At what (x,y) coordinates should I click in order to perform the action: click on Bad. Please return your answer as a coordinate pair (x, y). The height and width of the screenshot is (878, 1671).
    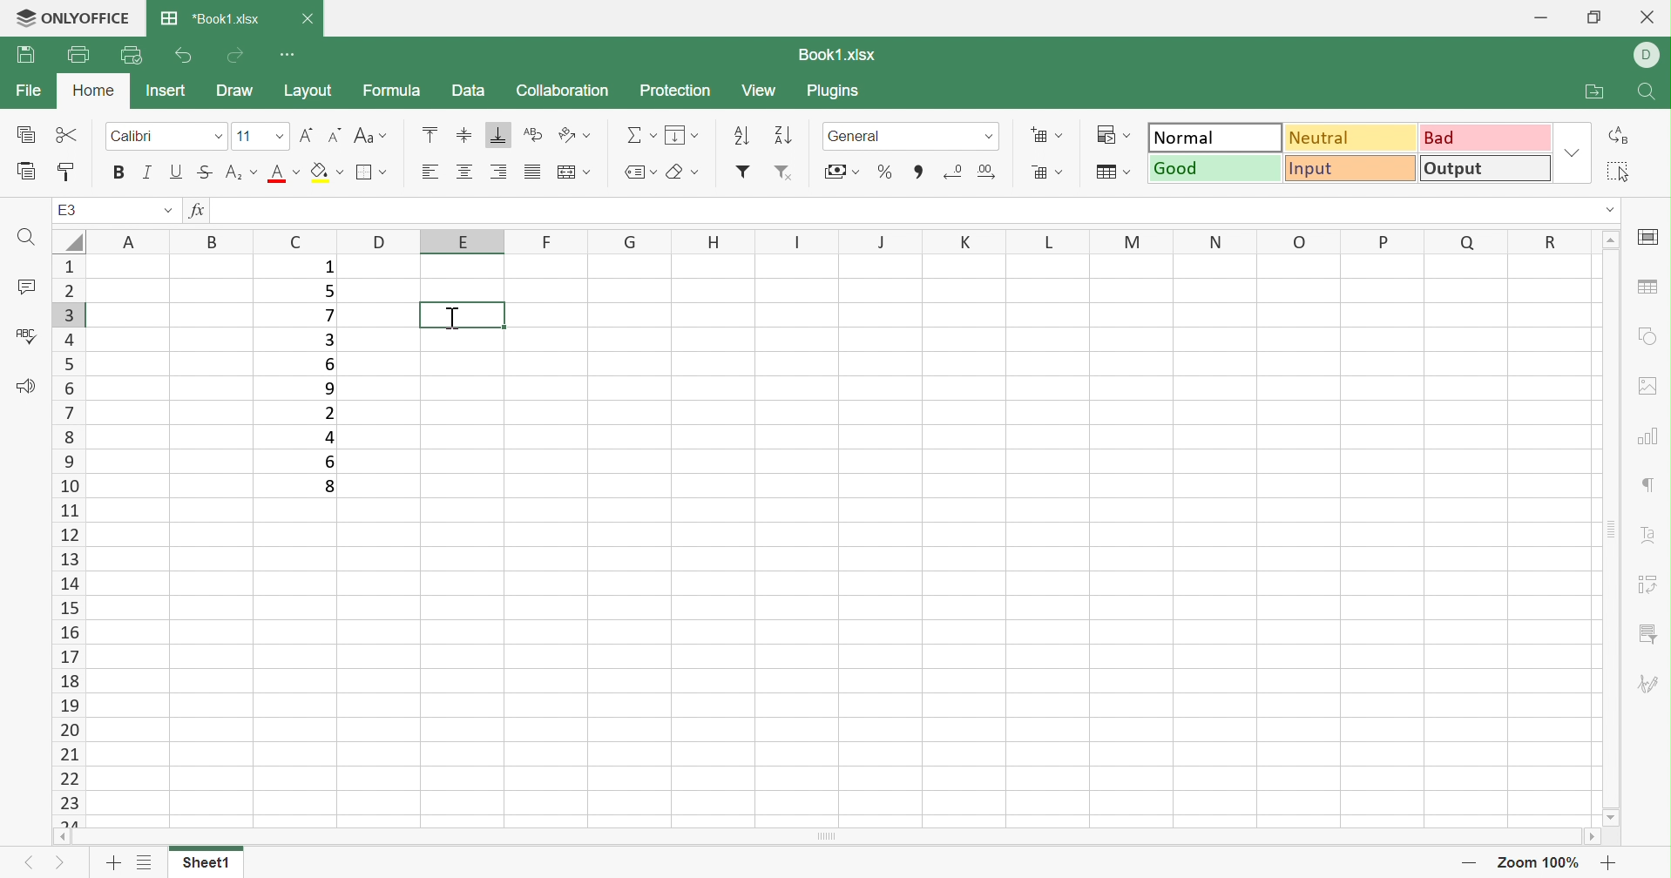
    Looking at the image, I should click on (1485, 138).